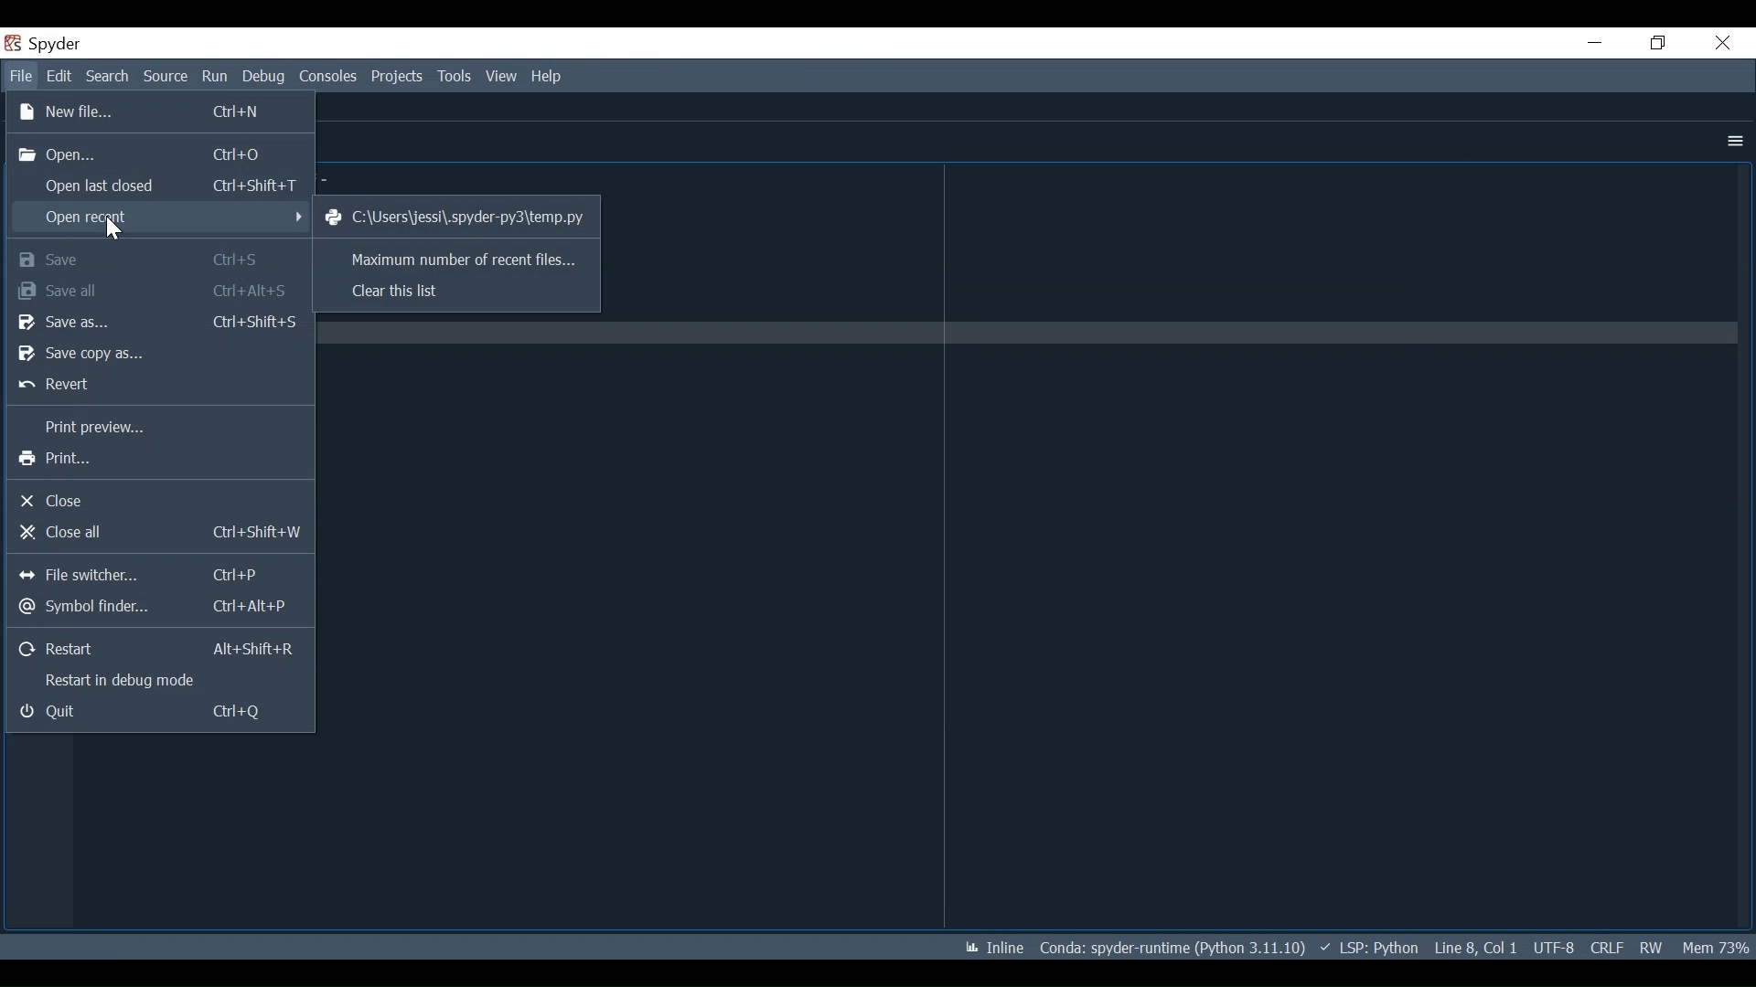  What do you see at coordinates (160, 183) in the screenshot?
I see `Open last closed` at bounding box center [160, 183].